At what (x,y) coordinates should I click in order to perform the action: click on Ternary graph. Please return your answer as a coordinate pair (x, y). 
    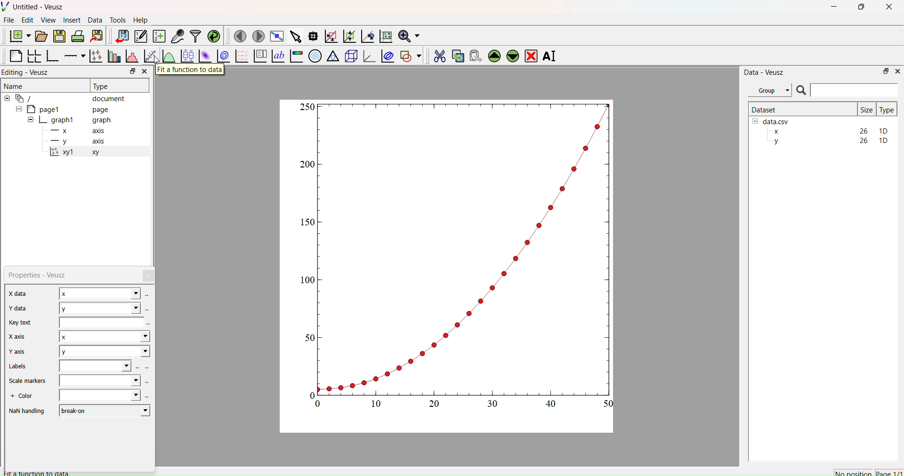
    Looking at the image, I should click on (333, 56).